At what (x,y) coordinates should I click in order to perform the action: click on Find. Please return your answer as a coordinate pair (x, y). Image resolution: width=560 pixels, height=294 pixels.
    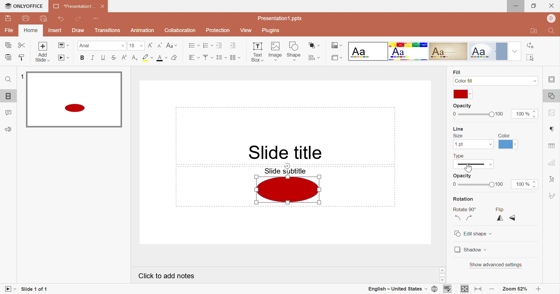
    Looking at the image, I should click on (552, 32).